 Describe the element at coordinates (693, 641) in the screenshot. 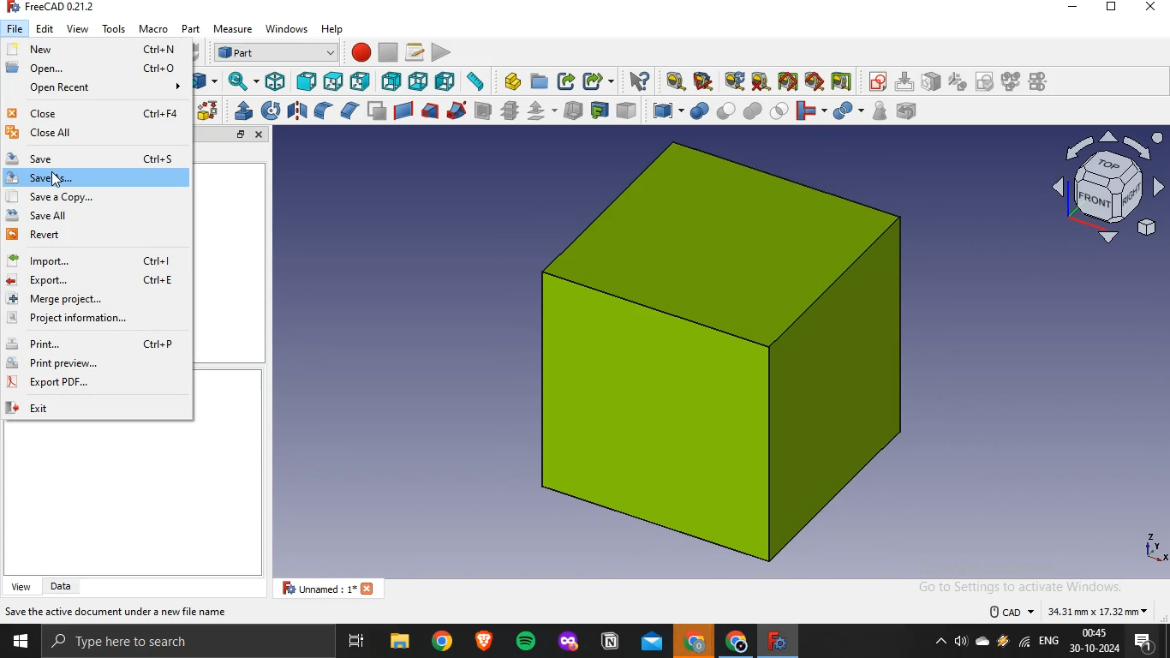

I see `google crome` at that location.